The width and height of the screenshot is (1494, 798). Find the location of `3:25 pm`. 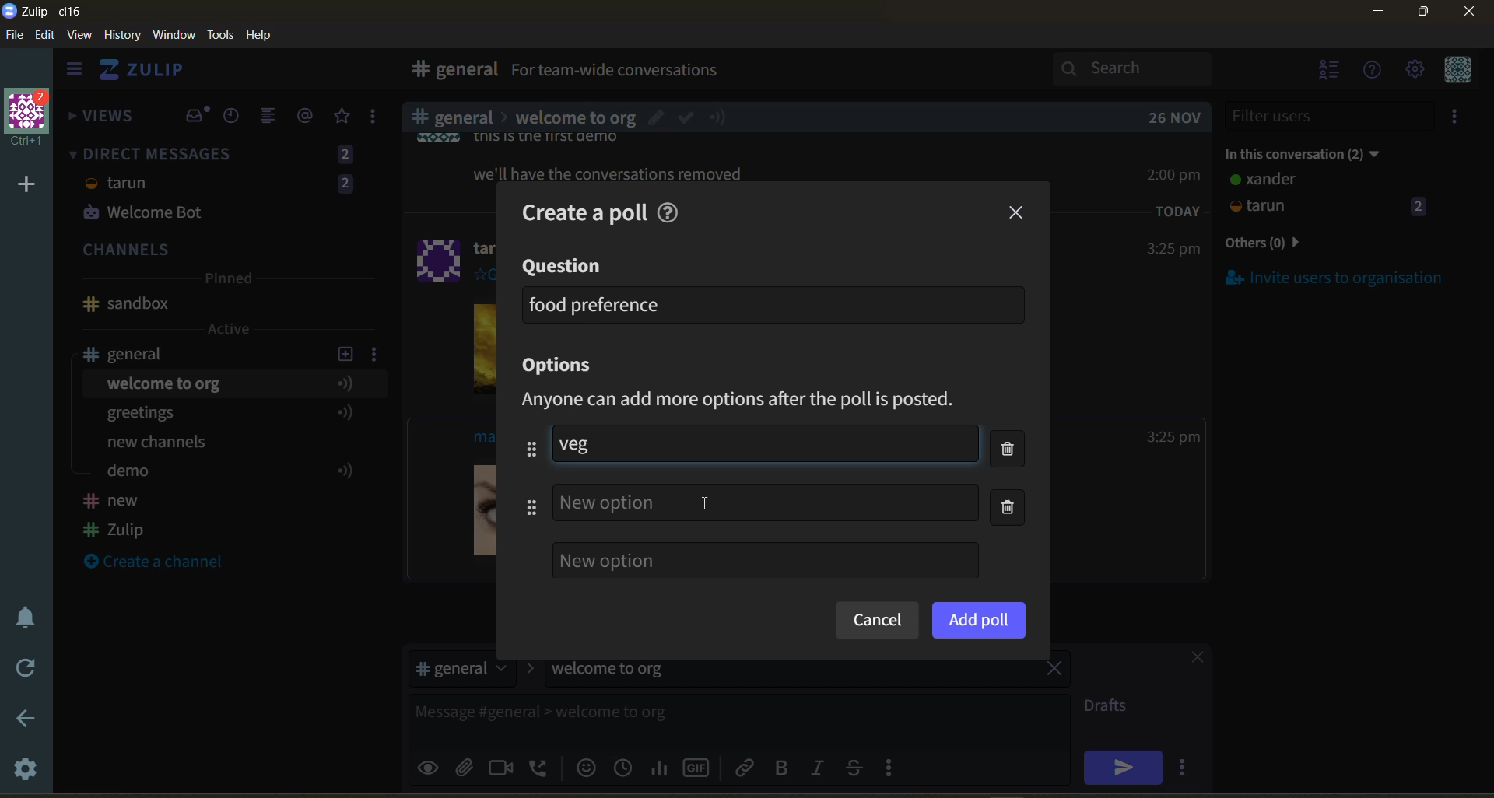

3:25 pm is located at coordinates (1172, 250).